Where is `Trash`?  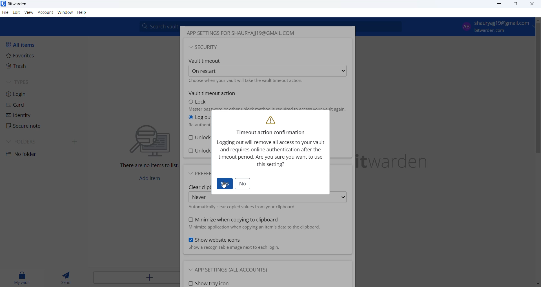 Trash is located at coordinates (22, 68).